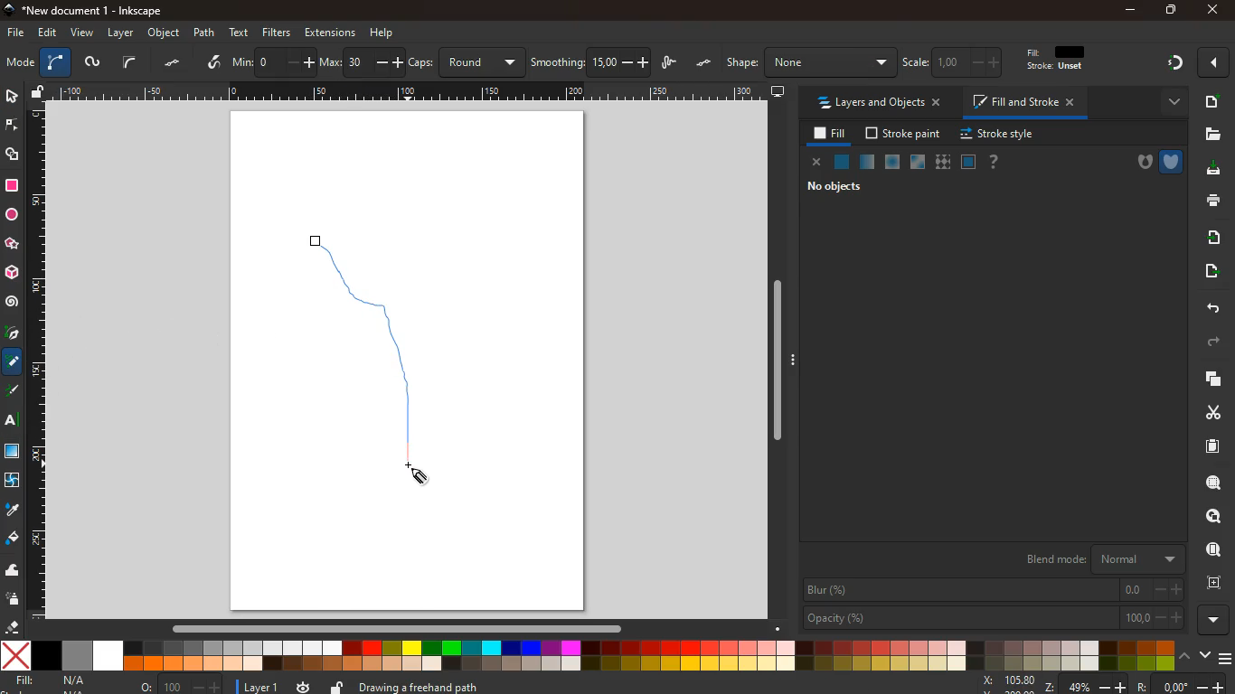 The height and width of the screenshot is (694, 1235). Describe the element at coordinates (894, 163) in the screenshot. I see `ice` at that location.